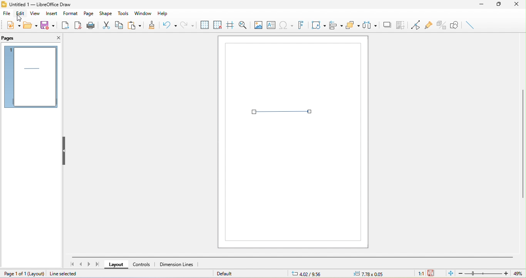 The width and height of the screenshot is (526, 278). I want to click on insert, so click(50, 14).